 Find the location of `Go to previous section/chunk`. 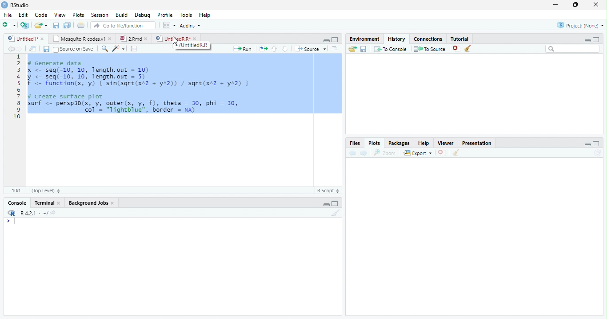

Go to previous section/chunk is located at coordinates (274, 49).